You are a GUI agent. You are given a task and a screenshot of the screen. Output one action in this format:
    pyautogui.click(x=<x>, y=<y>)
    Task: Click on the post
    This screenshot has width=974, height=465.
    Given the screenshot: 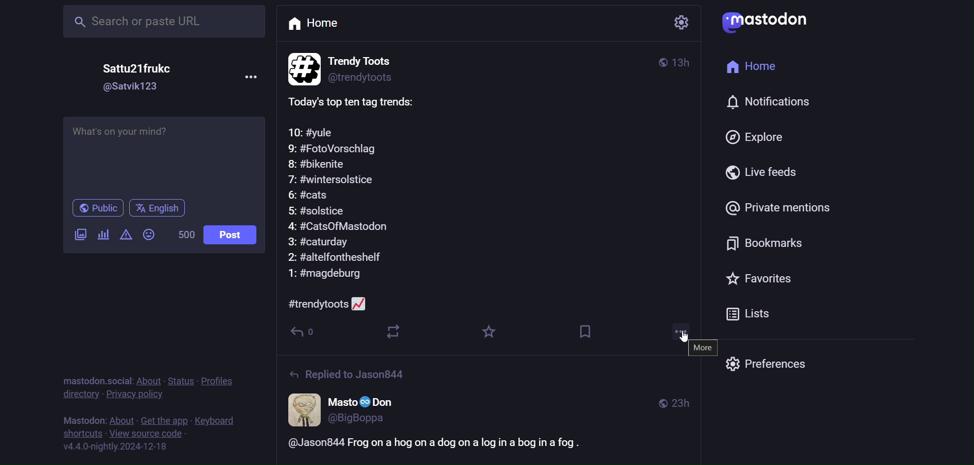 What is the action you would take?
    pyautogui.click(x=232, y=236)
    